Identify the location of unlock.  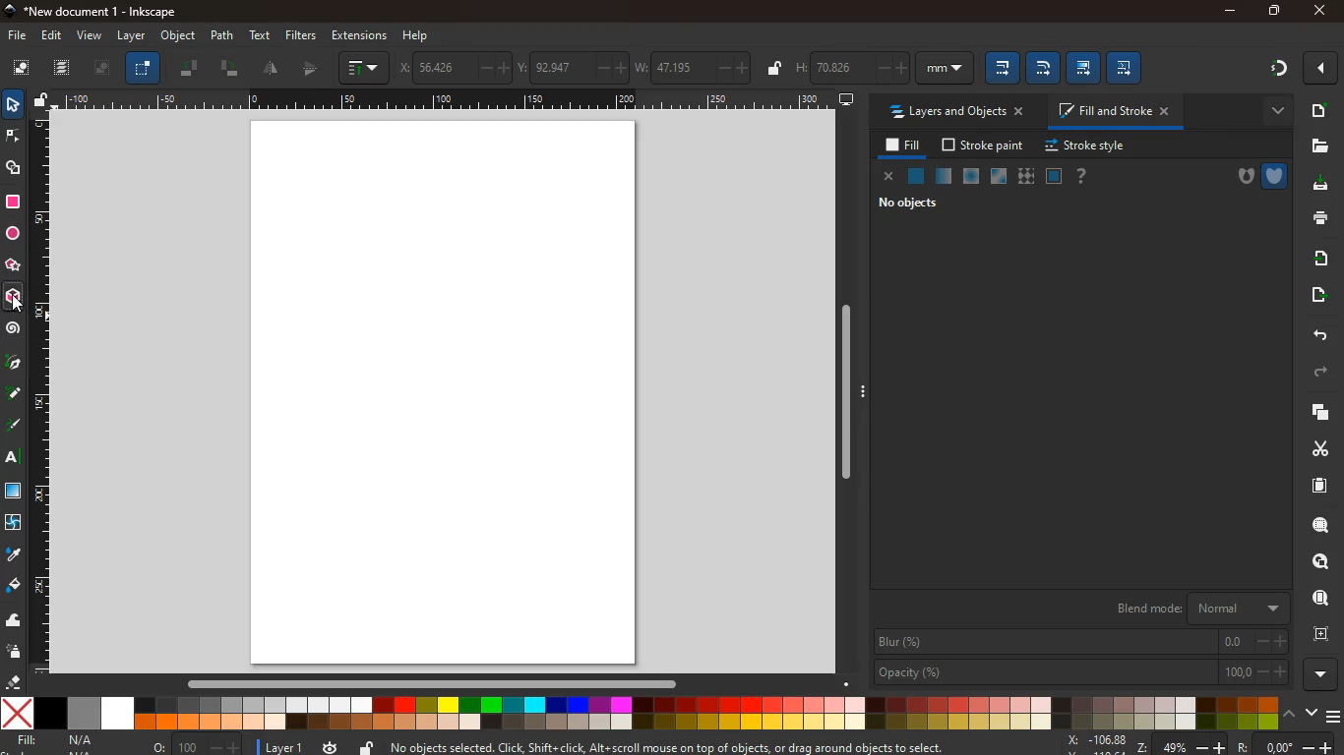
(41, 101).